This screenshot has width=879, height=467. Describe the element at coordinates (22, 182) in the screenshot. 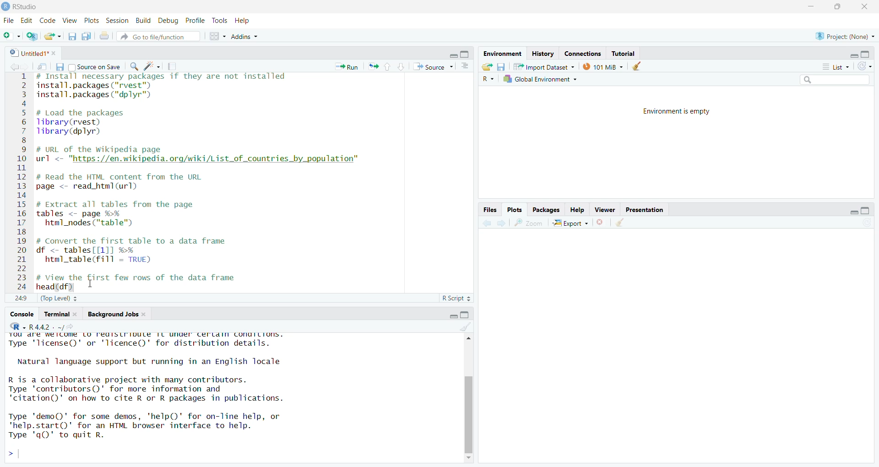

I see `line numbering` at that location.